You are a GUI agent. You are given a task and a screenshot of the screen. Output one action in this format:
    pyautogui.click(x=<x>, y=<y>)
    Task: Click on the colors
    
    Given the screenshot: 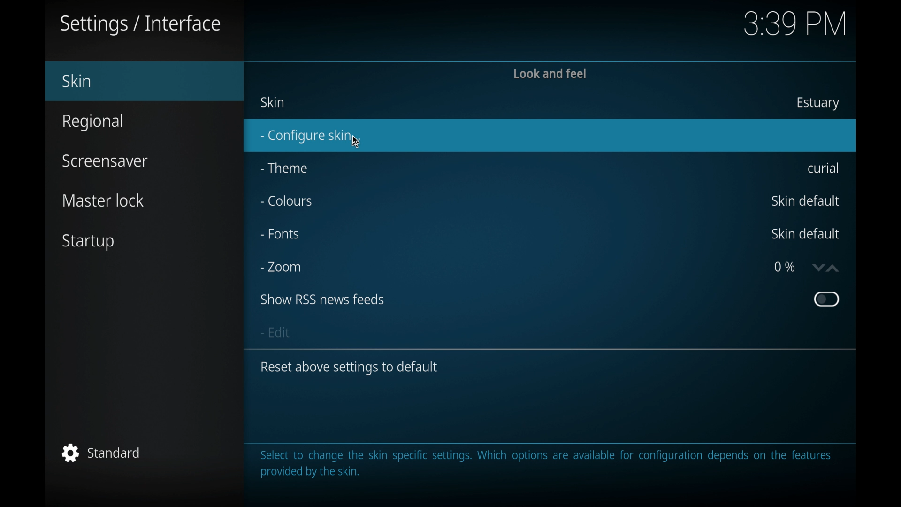 What is the action you would take?
    pyautogui.click(x=285, y=200)
    